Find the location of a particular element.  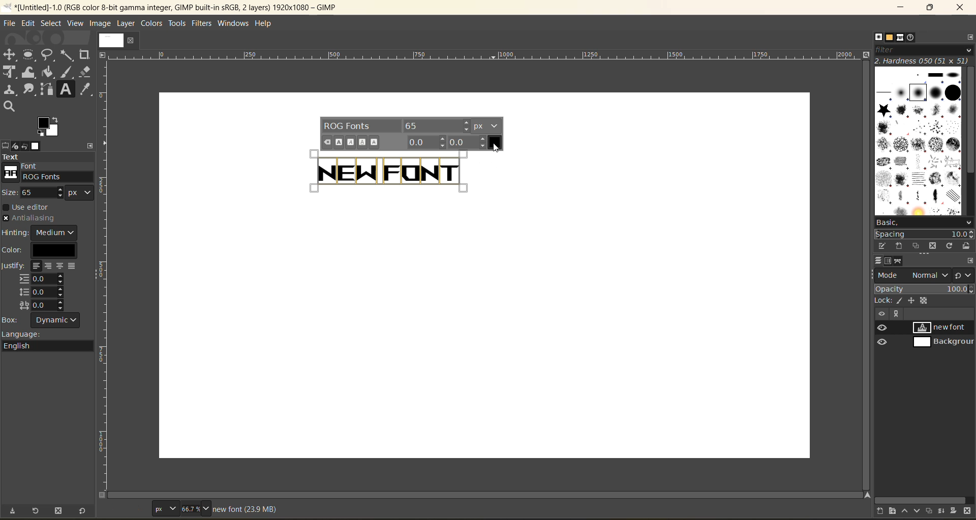

minimize is located at coordinates (902, 8).